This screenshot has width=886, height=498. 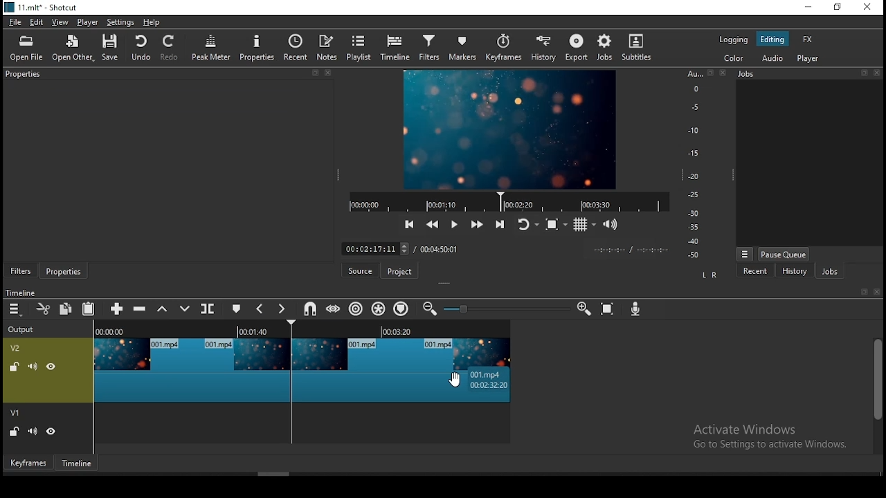 What do you see at coordinates (66, 309) in the screenshot?
I see `copy` at bounding box center [66, 309].